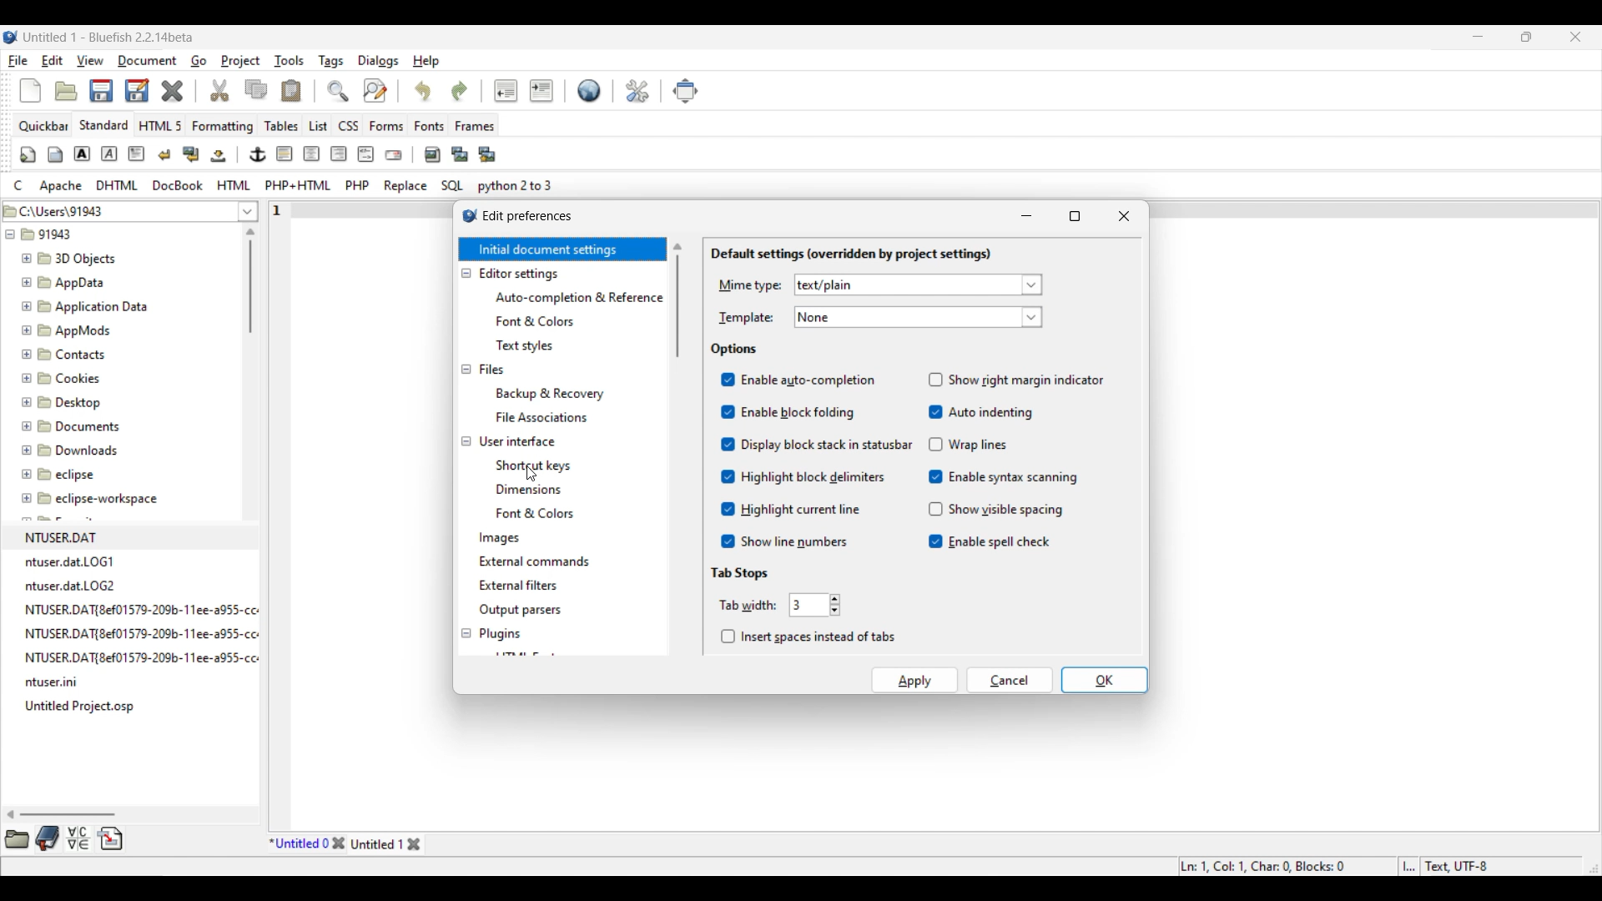 This screenshot has height=901, width=1602. Describe the element at coordinates (637, 89) in the screenshot. I see `Edit preferences, highlighted by cursor` at that location.